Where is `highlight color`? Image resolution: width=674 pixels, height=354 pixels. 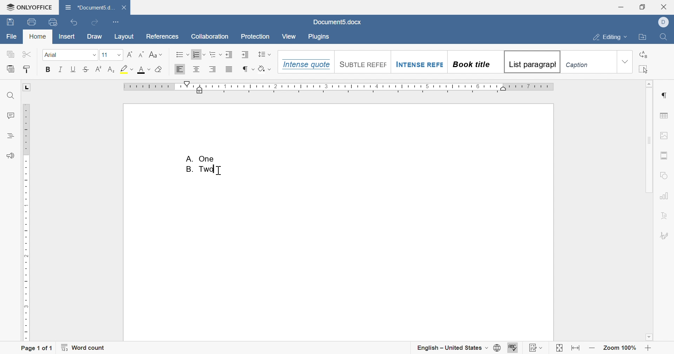
highlight color is located at coordinates (128, 68).